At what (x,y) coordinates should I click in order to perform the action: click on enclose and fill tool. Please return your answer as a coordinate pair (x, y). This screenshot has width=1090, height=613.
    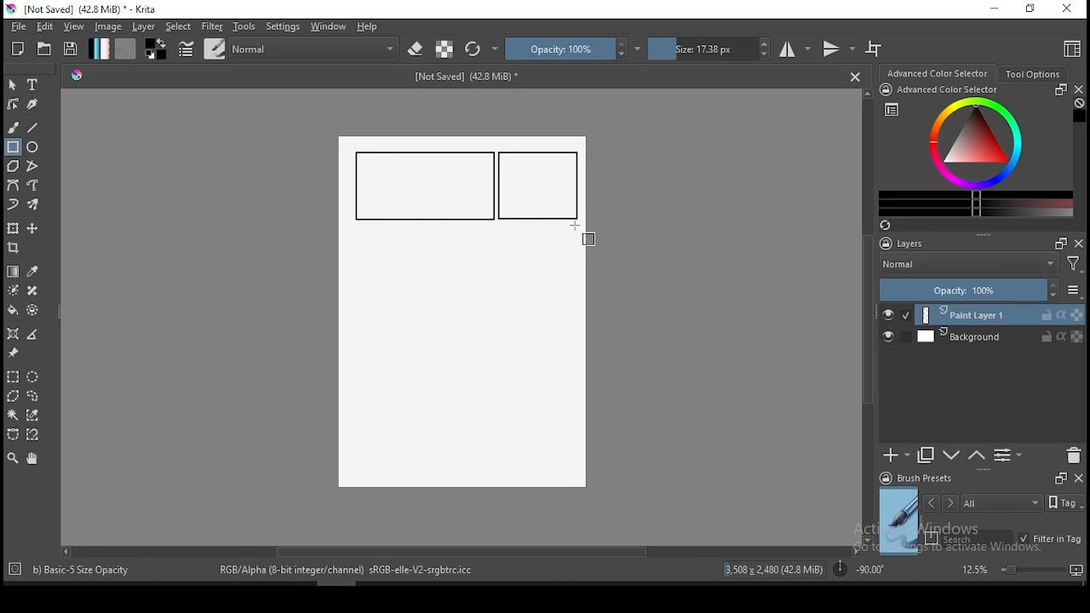
    Looking at the image, I should click on (32, 310).